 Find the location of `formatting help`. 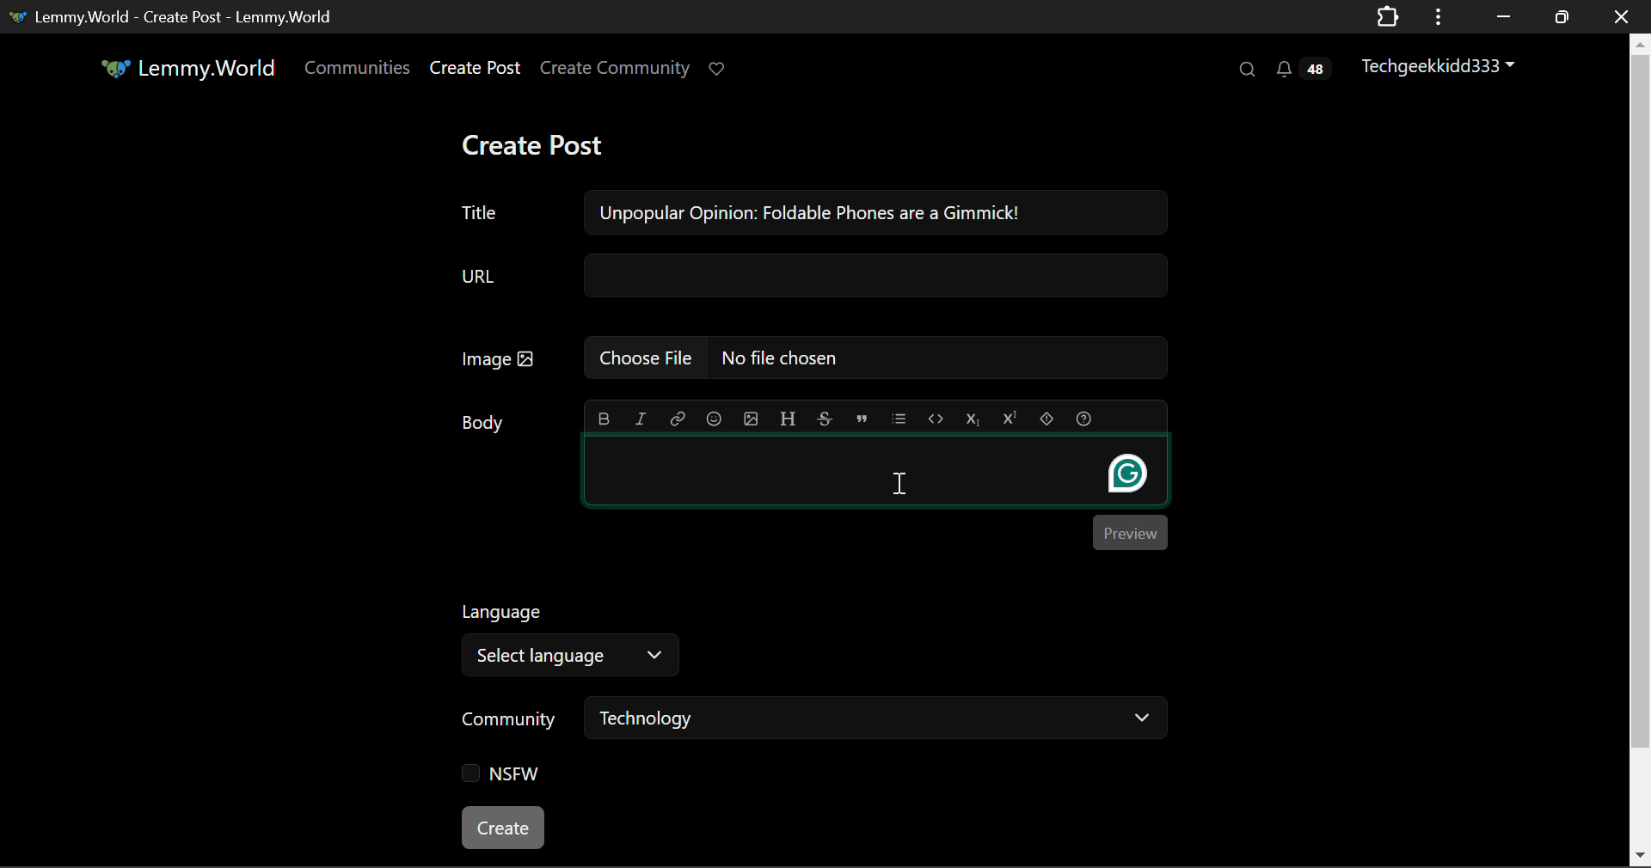

formatting help is located at coordinates (1083, 416).